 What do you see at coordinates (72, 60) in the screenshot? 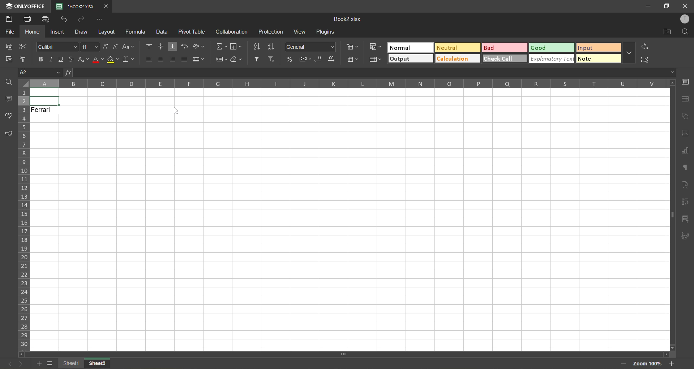
I see `strikethrough` at bounding box center [72, 60].